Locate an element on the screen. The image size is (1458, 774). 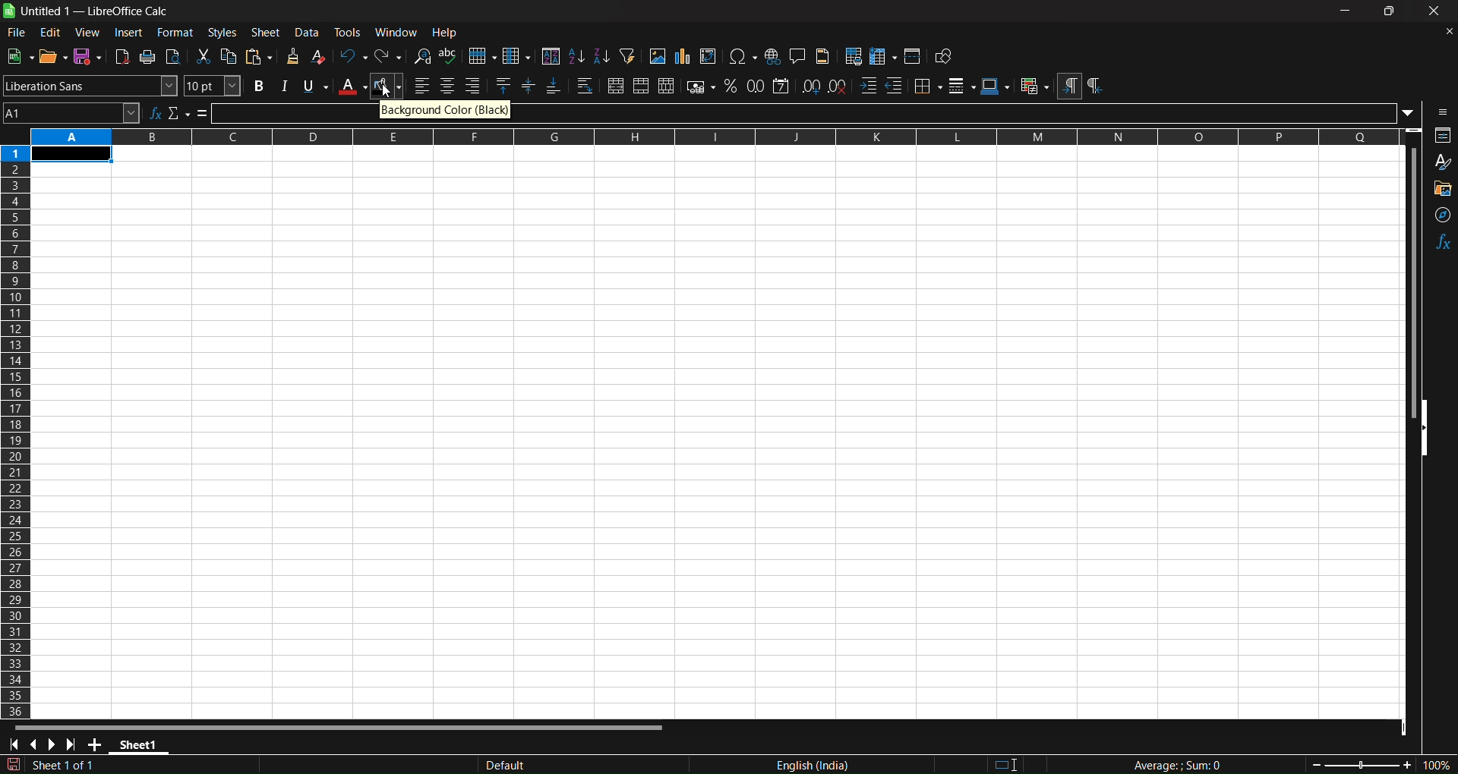
redo is located at coordinates (390, 55).